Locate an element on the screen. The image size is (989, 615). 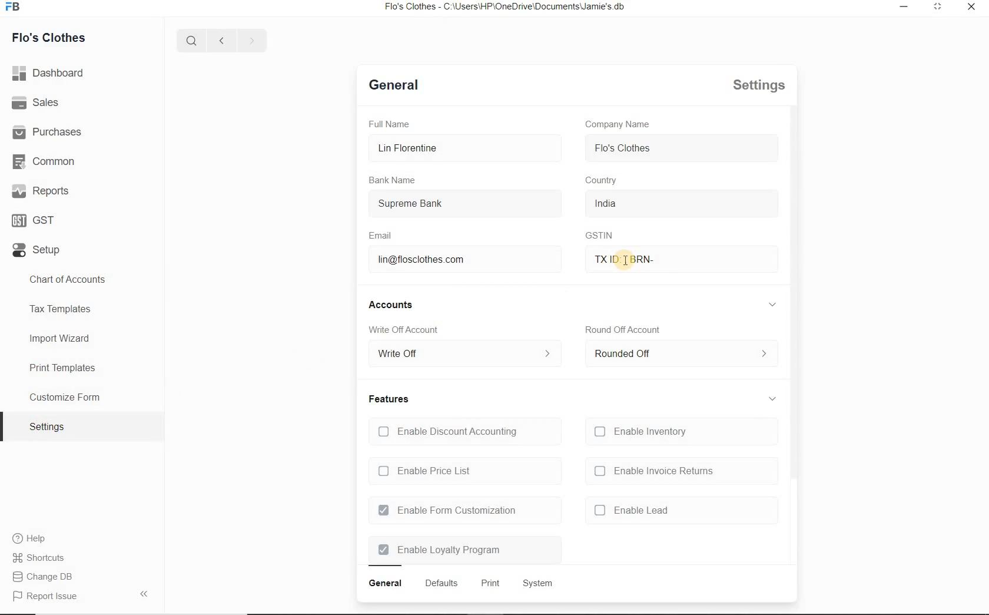
collapse is located at coordinates (773, 396).